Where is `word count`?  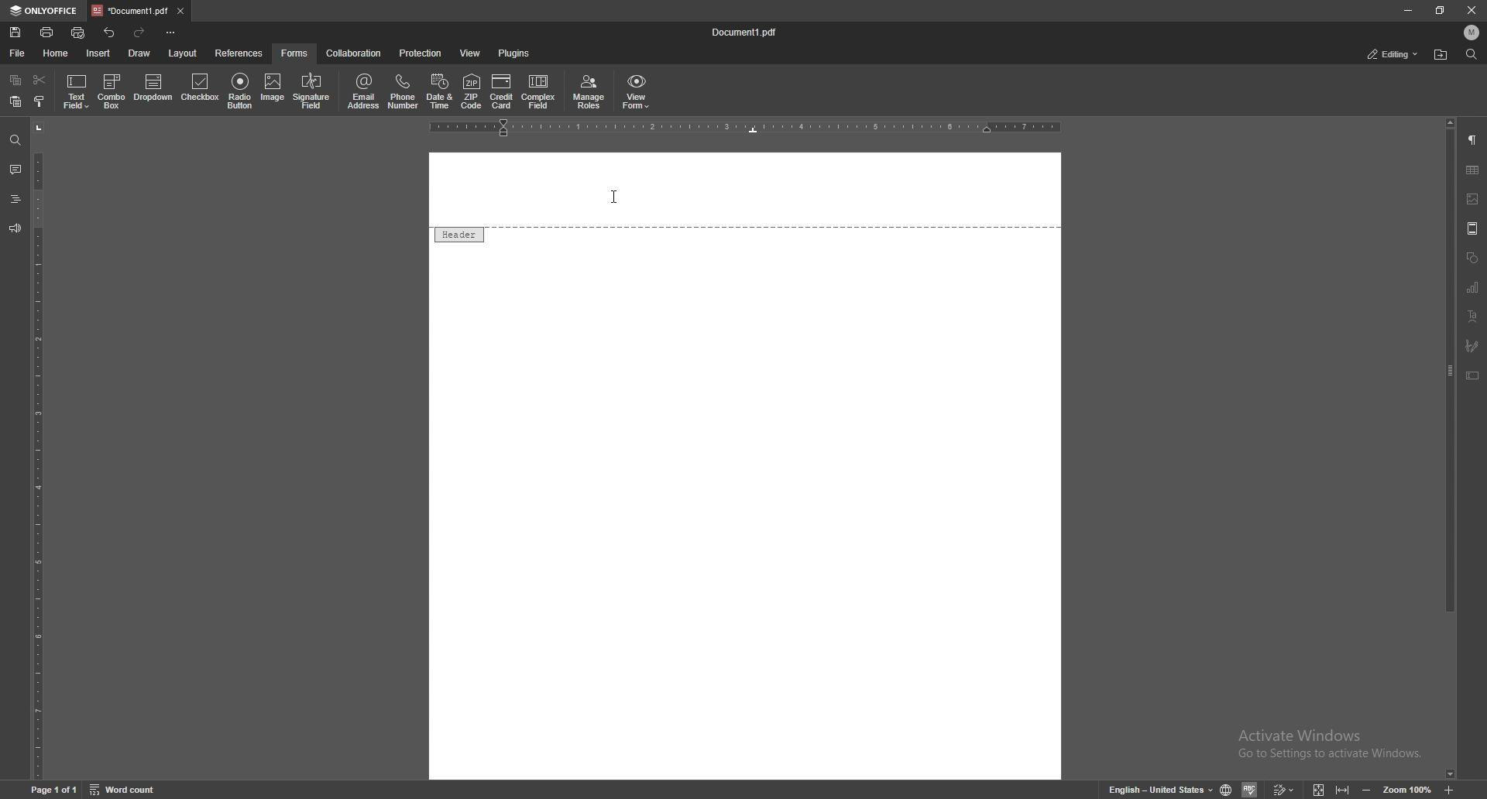
word count is located at coordinates (125, 790).